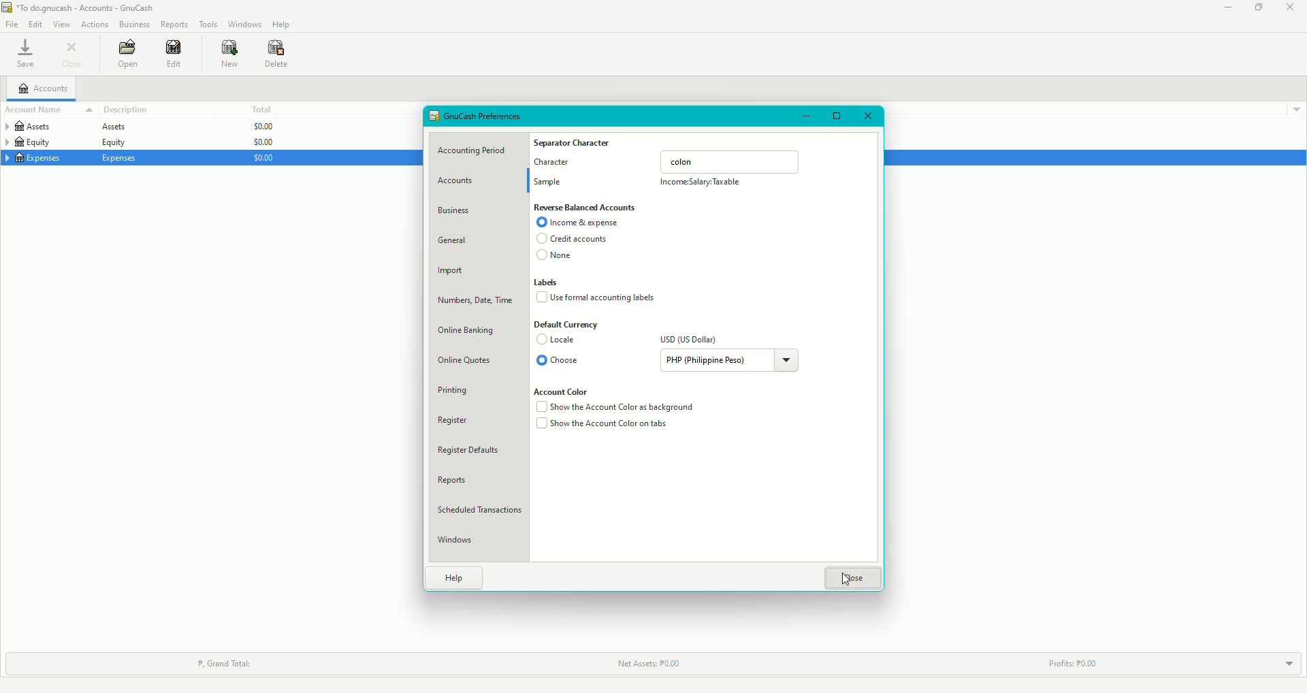 This screenshot has width=1307, height=693. Describe the element at coordinates (259, 109) in the screenshot. I see `Total` at that location.